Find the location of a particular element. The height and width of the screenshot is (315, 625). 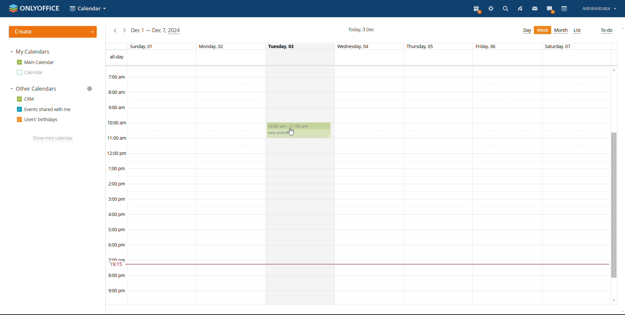

Show mini calendar is located at coordinates (52, 139).